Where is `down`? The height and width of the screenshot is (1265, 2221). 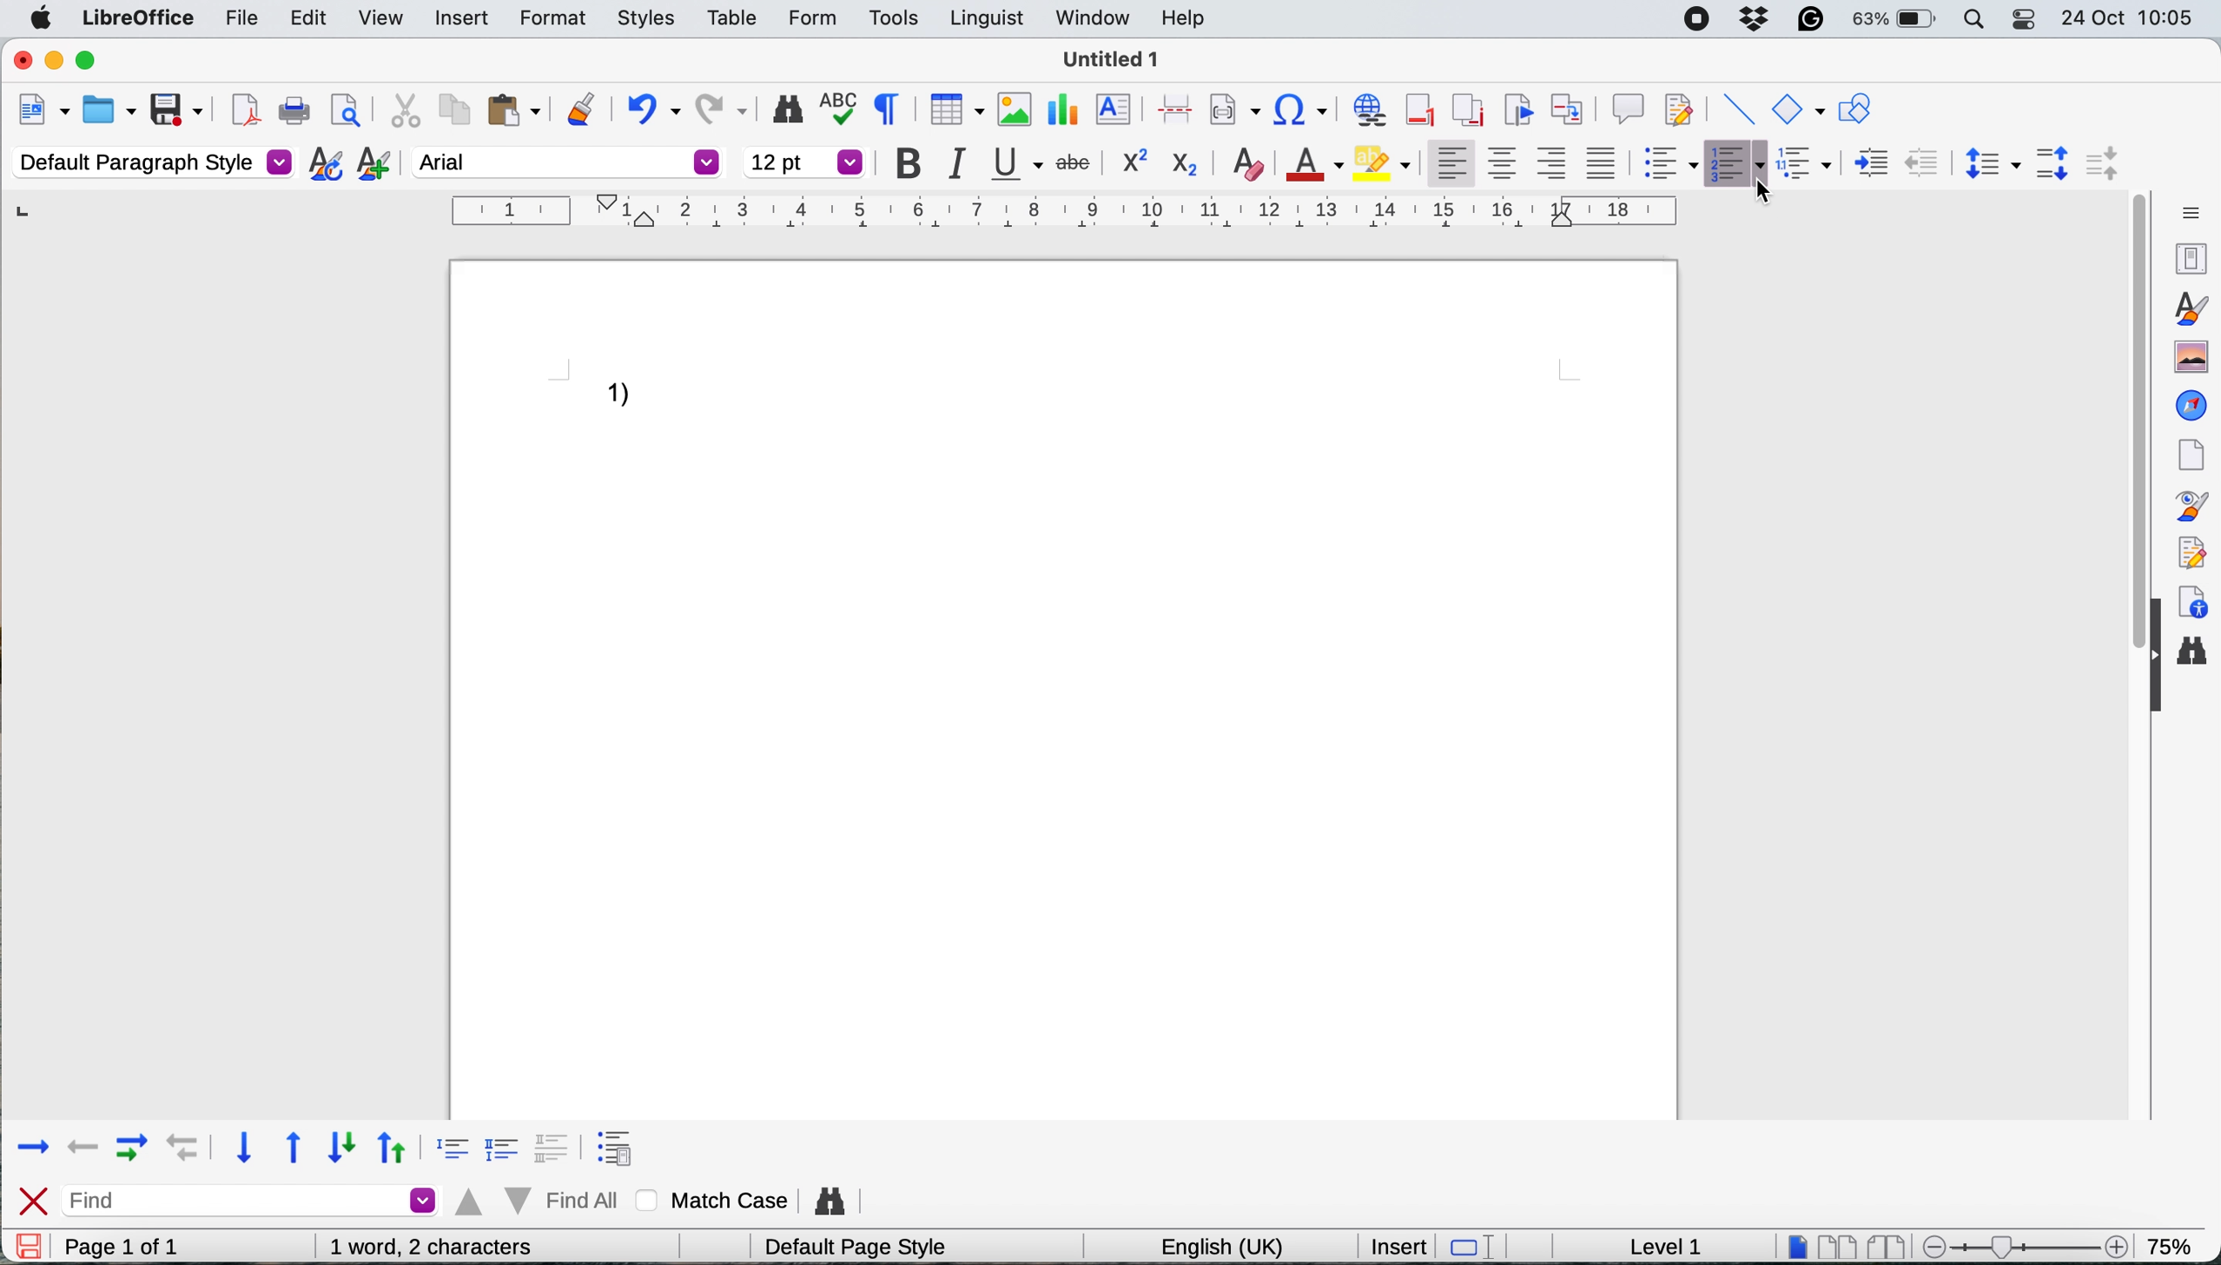 down is located at coordinates (342, 1147).